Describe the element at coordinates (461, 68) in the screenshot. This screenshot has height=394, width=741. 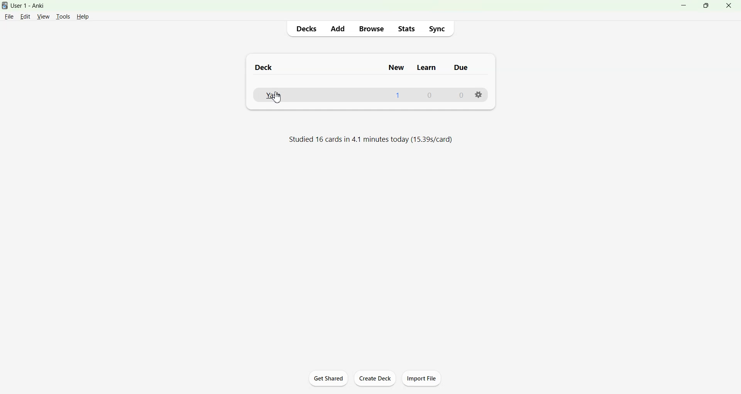
I see `Due` at that location.